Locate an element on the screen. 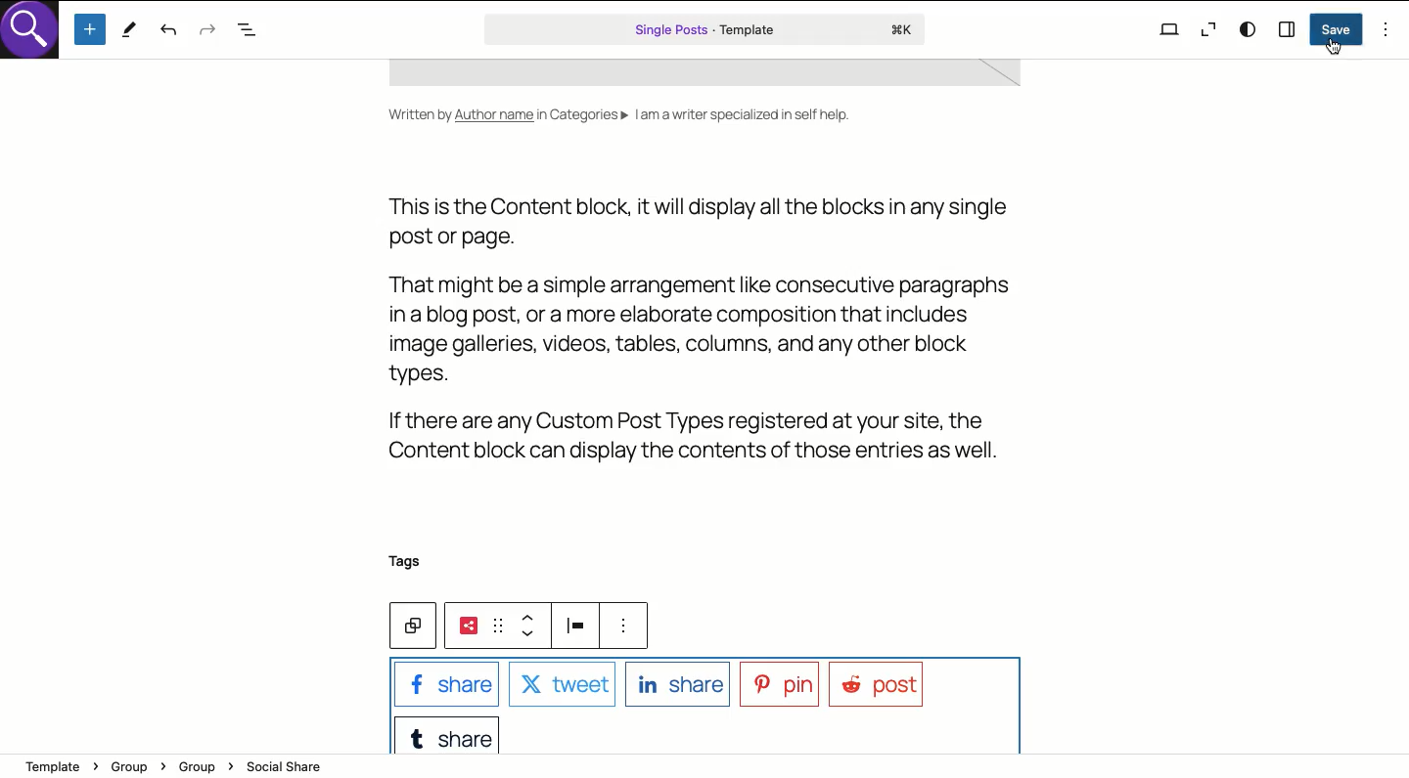 This screenshot has width=1409, height=778. Tags is located at coordinates (406, 561).